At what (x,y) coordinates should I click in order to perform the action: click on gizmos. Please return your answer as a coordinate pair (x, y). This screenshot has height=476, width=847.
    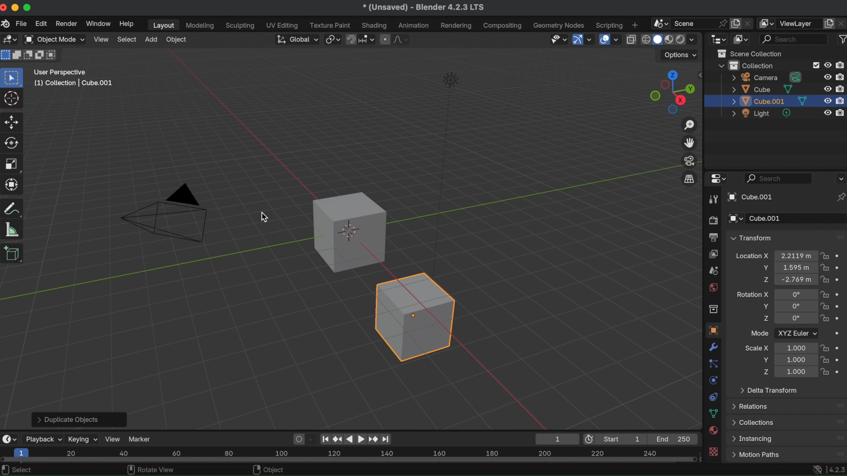
    Looking at the image, I should click on (590, 40).